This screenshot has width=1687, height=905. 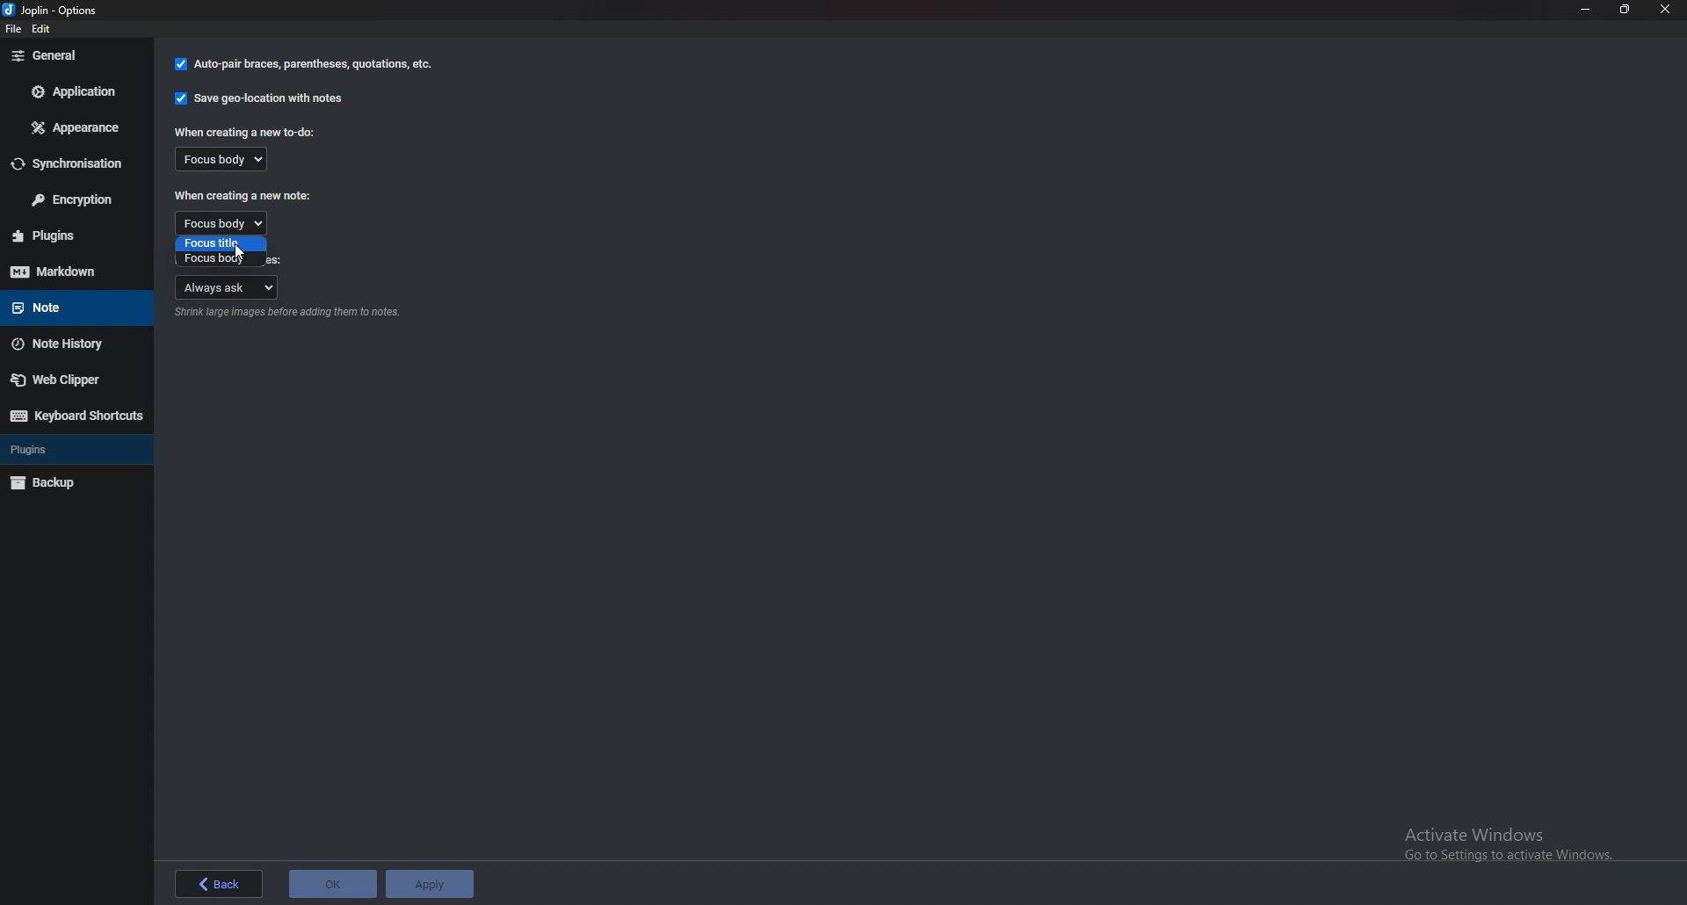 I want to click on Synchronization, so click(x=71, y=164).